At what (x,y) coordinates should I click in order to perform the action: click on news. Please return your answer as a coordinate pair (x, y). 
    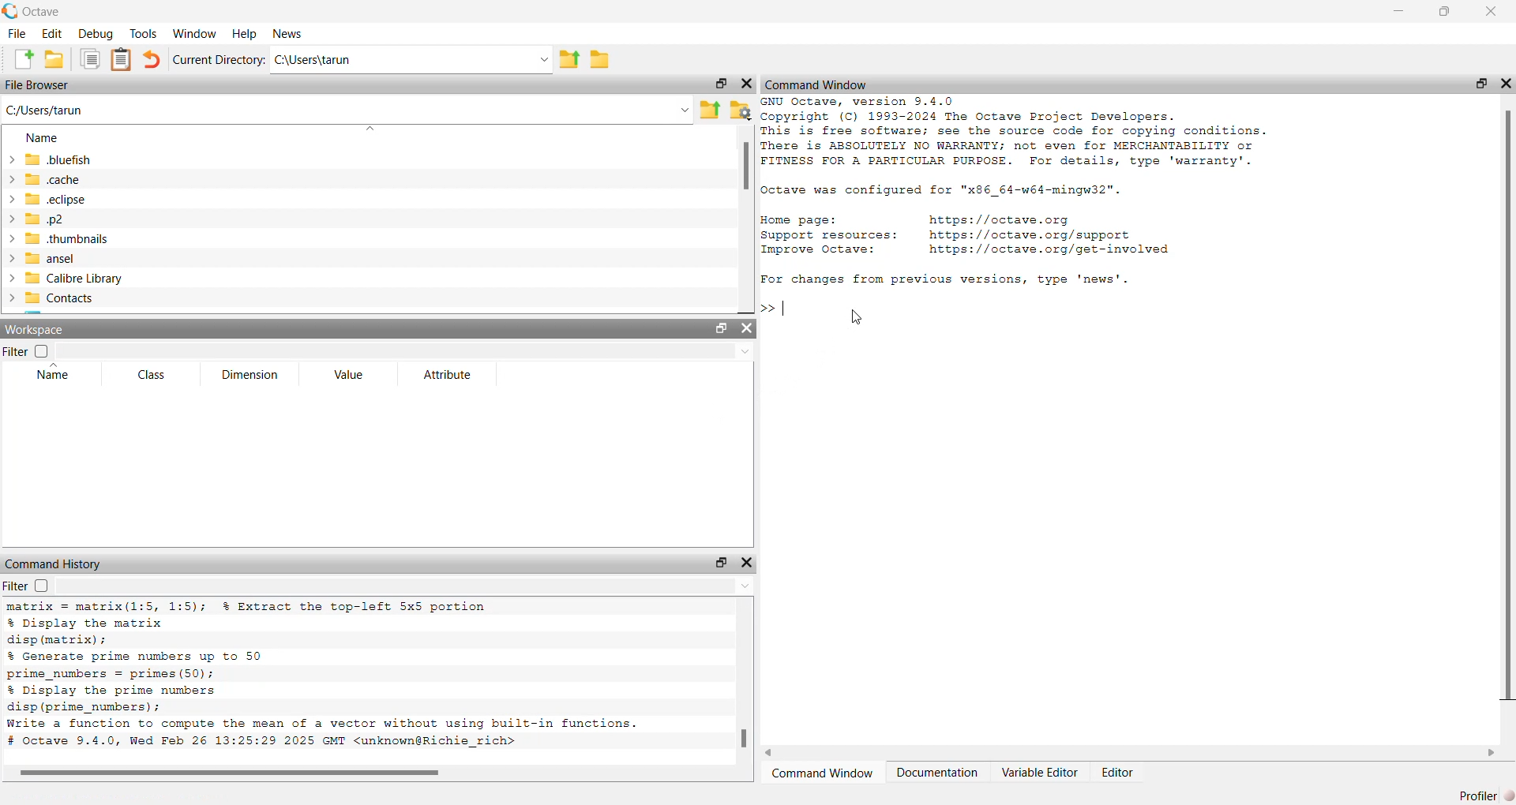
    Looking at the image, I should click on (289, 35).